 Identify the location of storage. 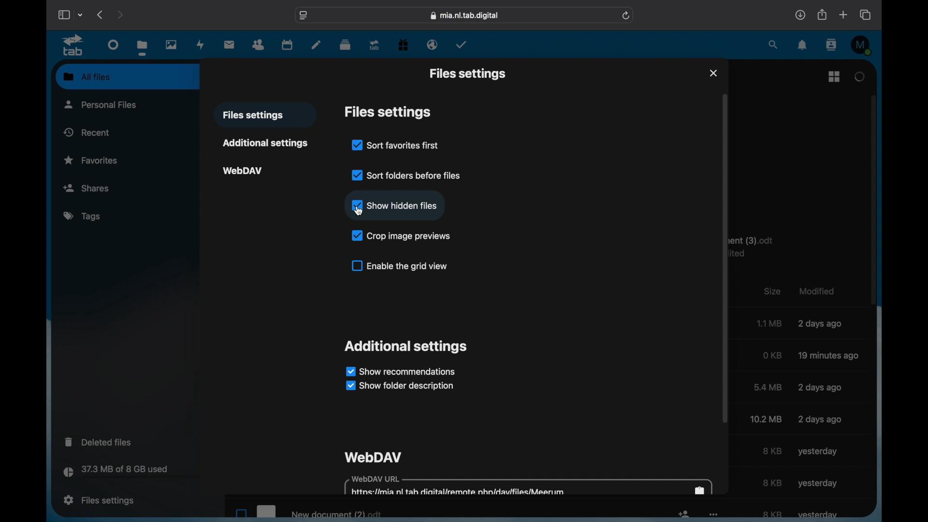
(137, 473).